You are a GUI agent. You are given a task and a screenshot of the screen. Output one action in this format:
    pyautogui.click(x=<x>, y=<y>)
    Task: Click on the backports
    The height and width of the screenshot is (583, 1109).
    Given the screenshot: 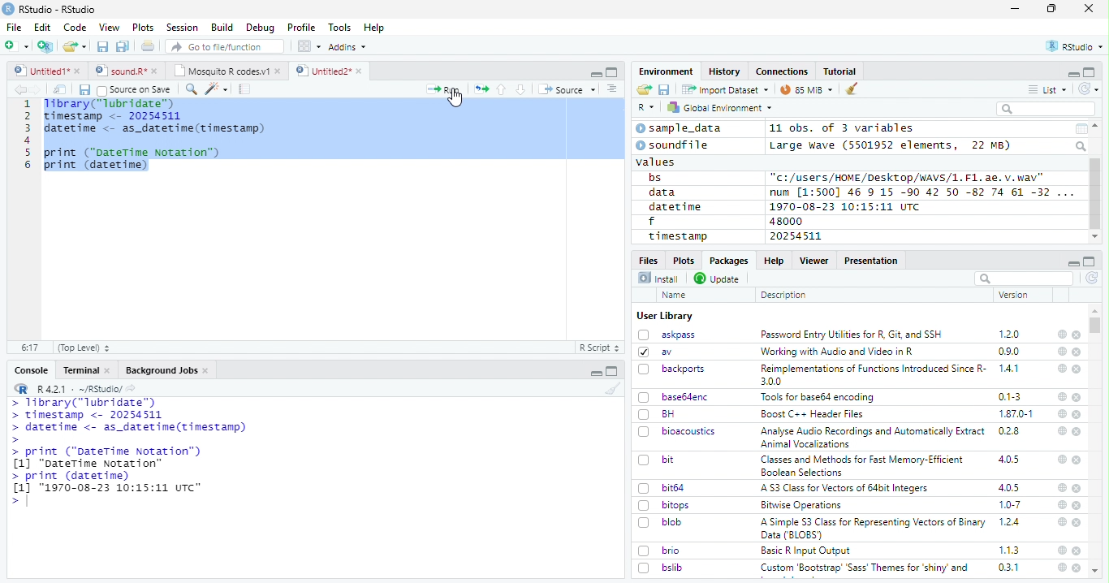 What is the action you would take?
    pyautogui.click(x=674, y=369)
    